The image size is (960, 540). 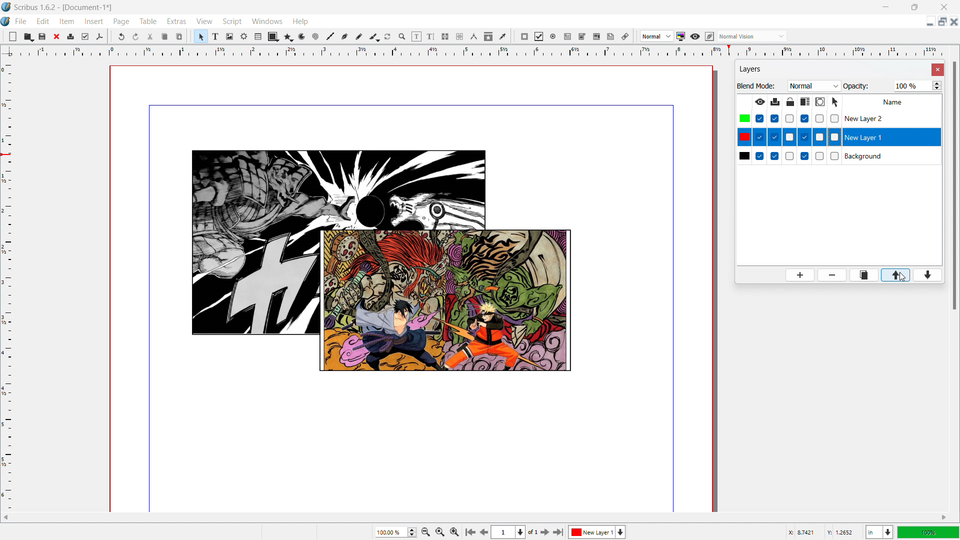 I want to click on layer 2, so click(x=891, y=118).